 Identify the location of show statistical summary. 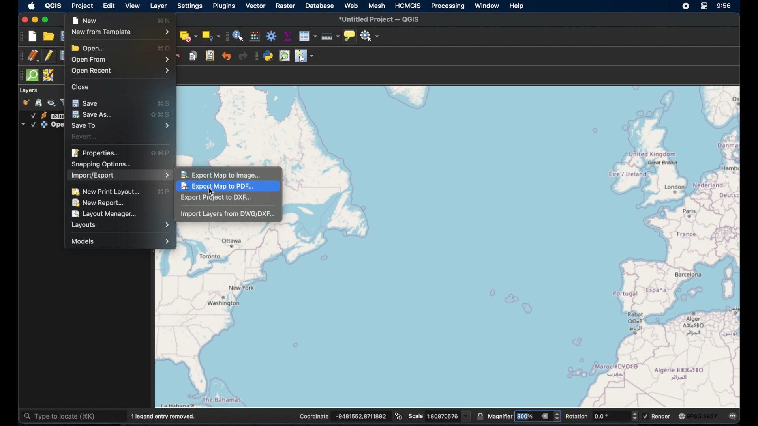
(288, 36).